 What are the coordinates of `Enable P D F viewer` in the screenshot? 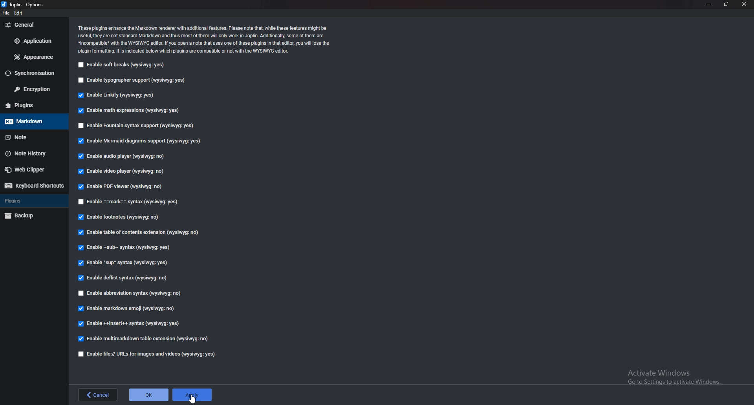 It's located at (119, 186).